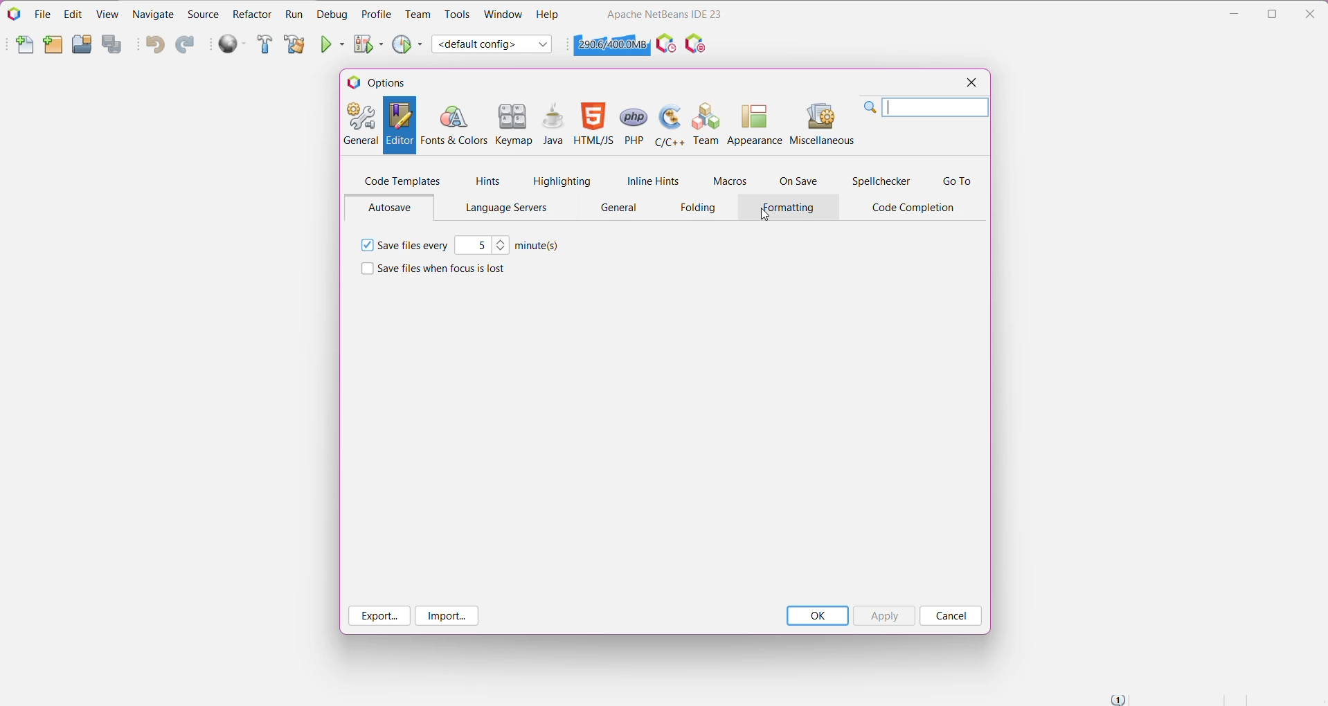 The width and height of the screenshot is (1328, 706). I want to click on more and less, so click(502, 245).